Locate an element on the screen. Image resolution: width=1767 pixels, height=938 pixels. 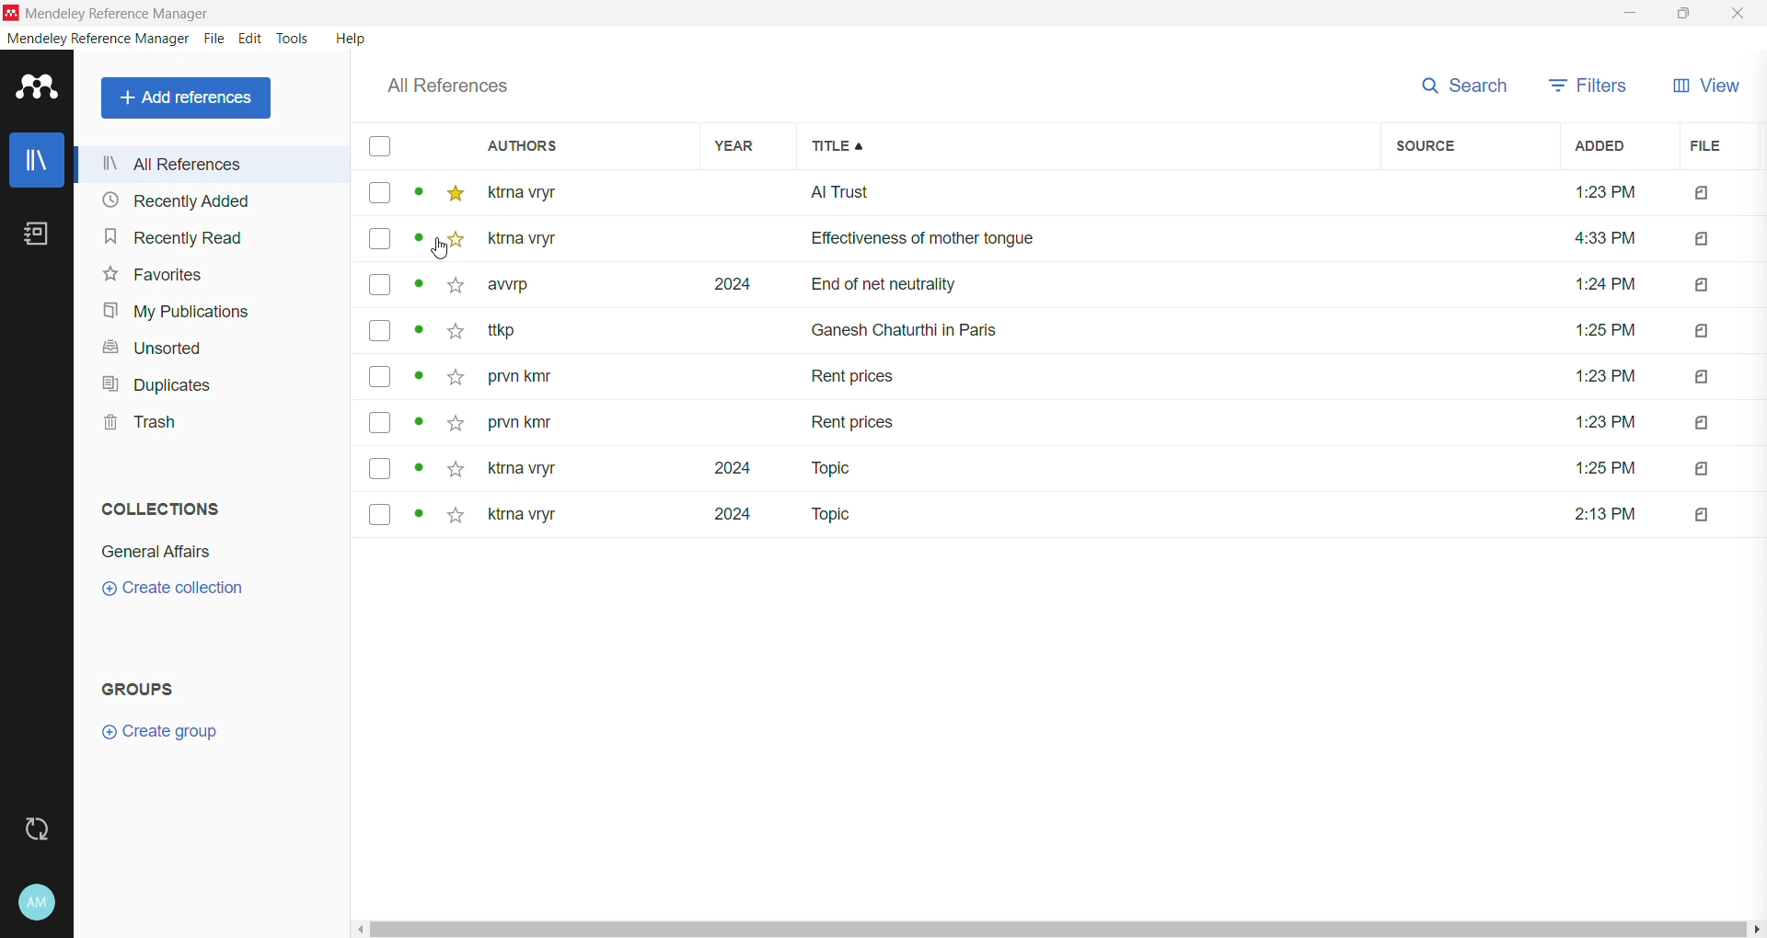
ganesh chaturthi in paris  is located at coordinates (926, 323).